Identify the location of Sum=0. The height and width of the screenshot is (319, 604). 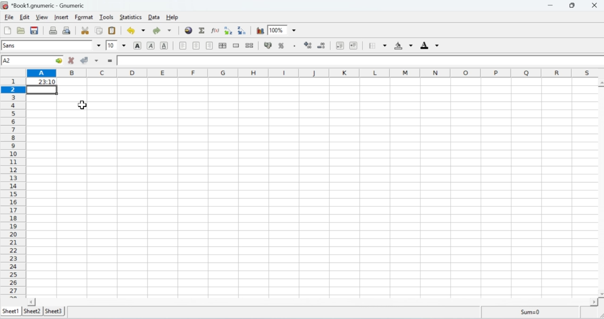
(536, 312).